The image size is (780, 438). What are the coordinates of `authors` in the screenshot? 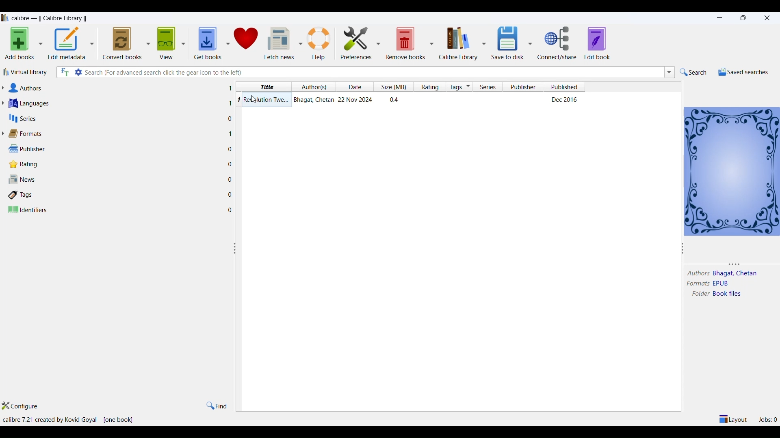 It's located at (315, 87).